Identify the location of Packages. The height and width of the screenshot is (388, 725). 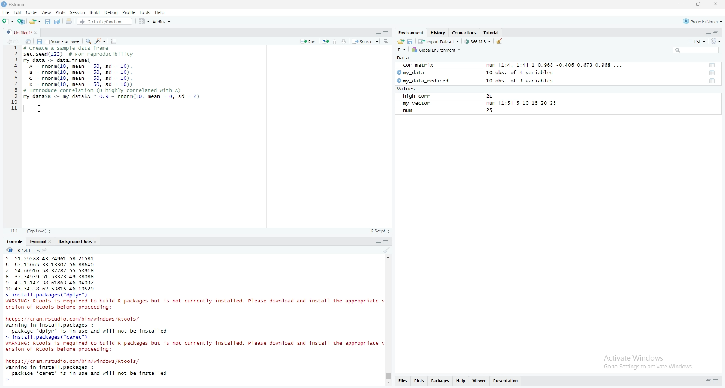
(440, 381).